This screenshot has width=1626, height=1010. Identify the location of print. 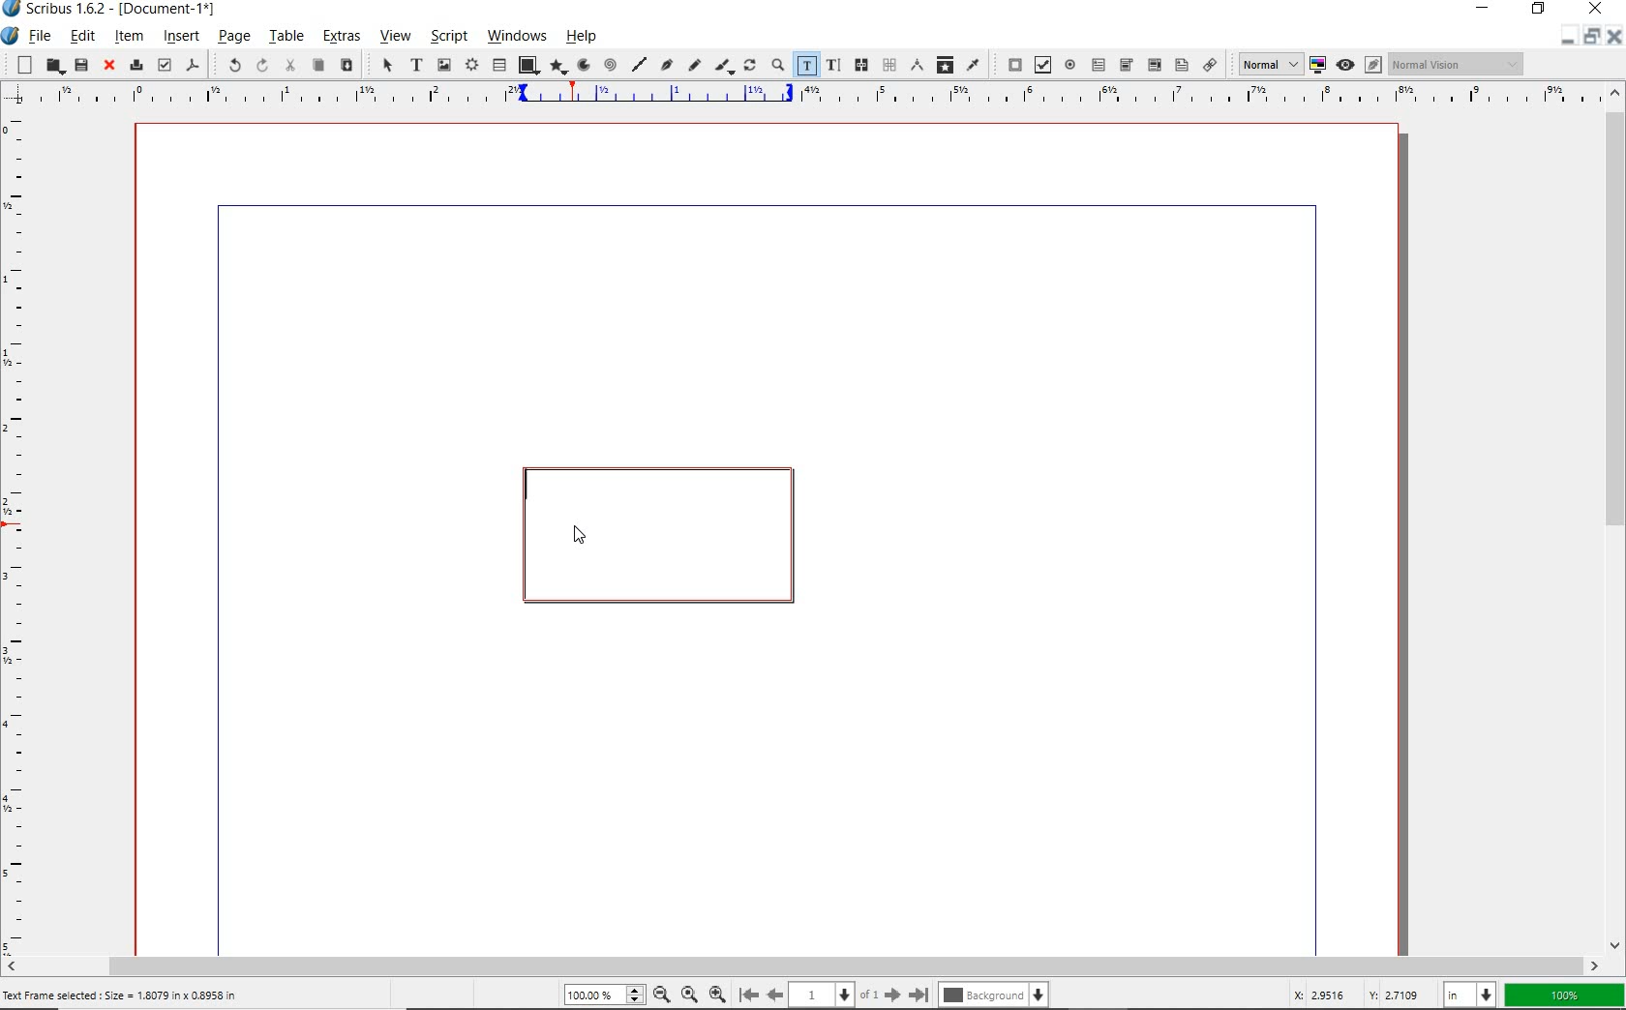
(135, 66).